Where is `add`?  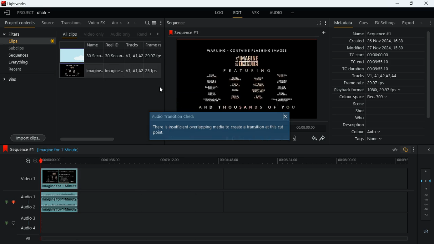
add is located at coordinates (136, 22).